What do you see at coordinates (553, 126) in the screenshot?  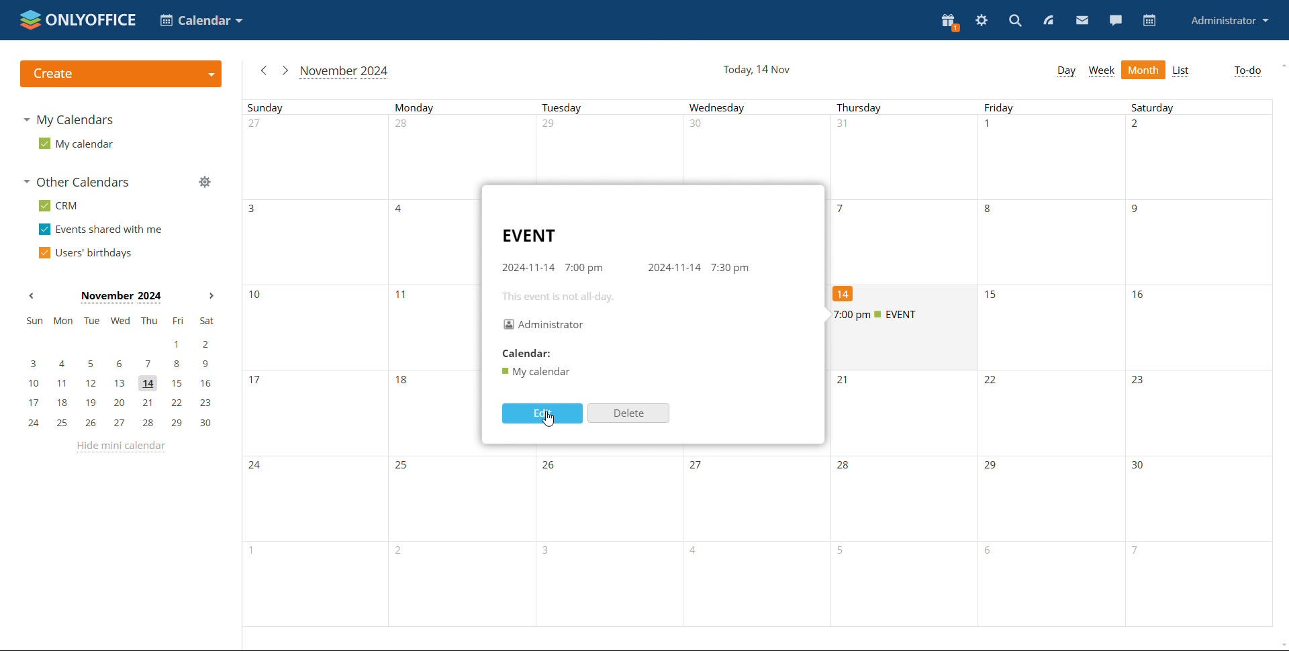 I see `number` at bounding box center [553, 126].